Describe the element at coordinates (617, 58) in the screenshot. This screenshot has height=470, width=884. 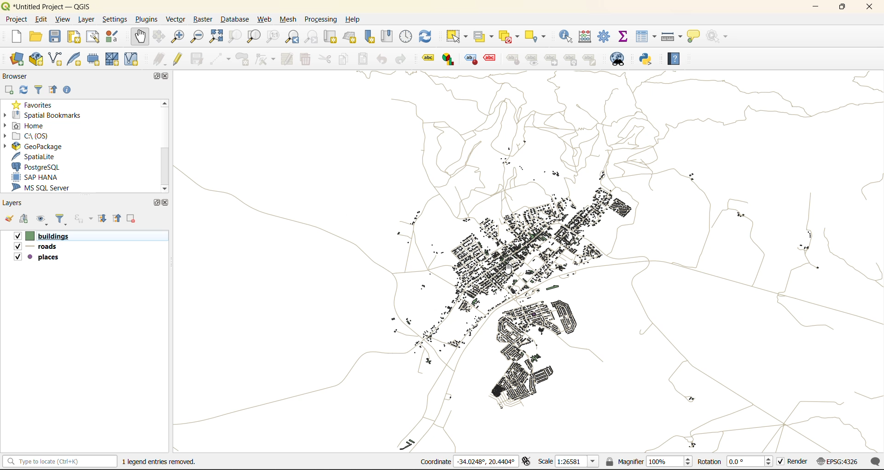
I see `metasearch` at that location.